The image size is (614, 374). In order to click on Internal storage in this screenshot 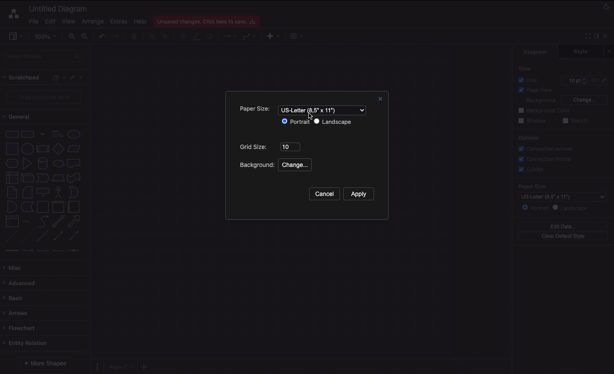, I will do `click(12, 177)`.